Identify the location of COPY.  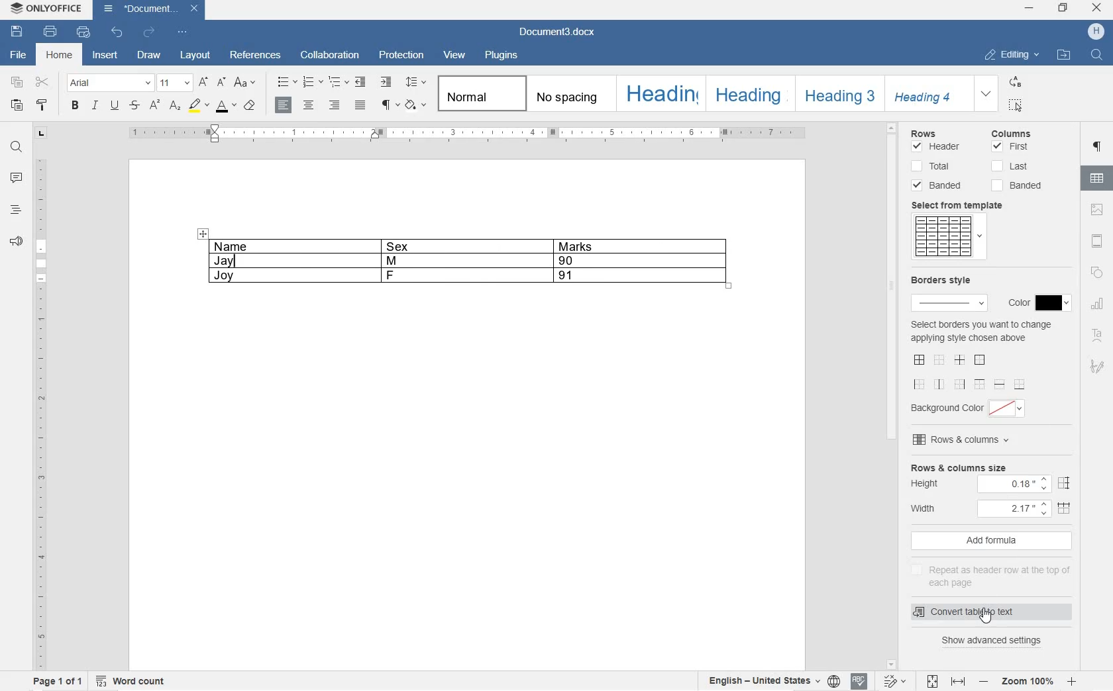
(17, 83).